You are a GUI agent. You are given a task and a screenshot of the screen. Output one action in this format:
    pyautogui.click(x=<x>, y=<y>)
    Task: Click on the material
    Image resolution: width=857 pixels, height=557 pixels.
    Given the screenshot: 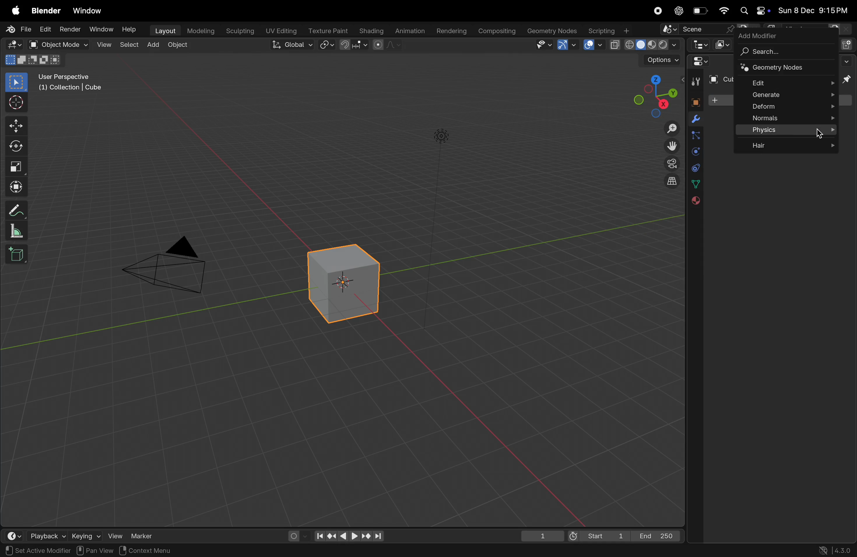 What is the action you would take?
    pyautogui.click(x=694, y=201)
    